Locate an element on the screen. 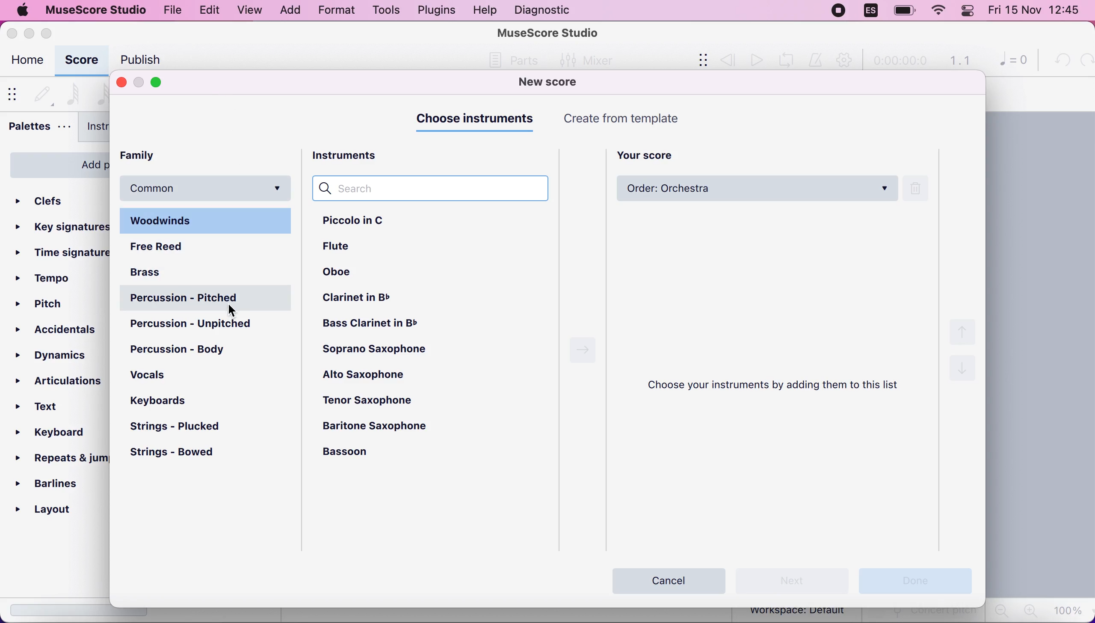 This screenshot has height=623, width=1095. edit is located at coordinates (207, 9).